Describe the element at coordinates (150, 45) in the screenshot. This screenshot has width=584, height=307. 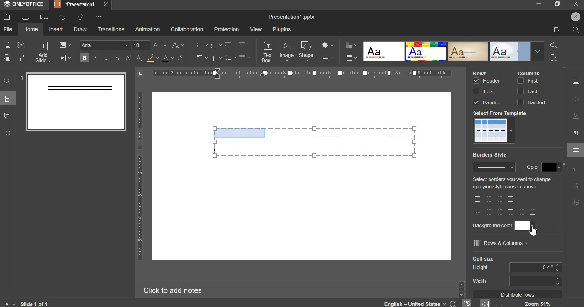
I see `font size` at that location.